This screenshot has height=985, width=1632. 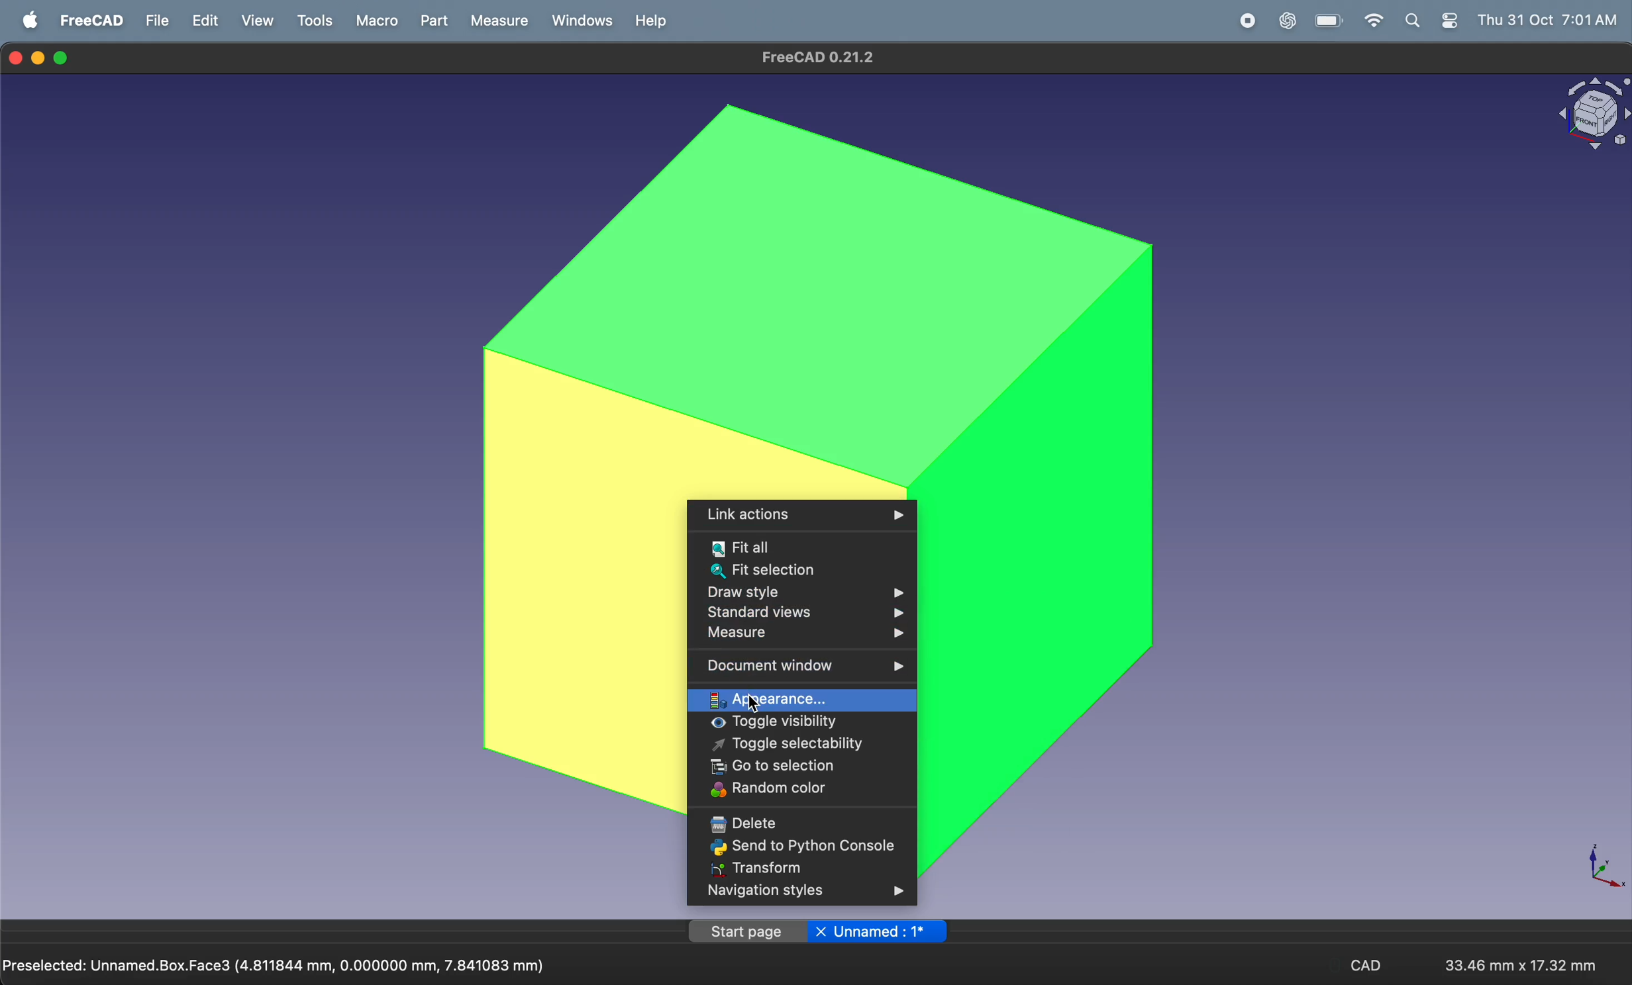 I want to click on chatgpt, so click(x=1286, y=22).